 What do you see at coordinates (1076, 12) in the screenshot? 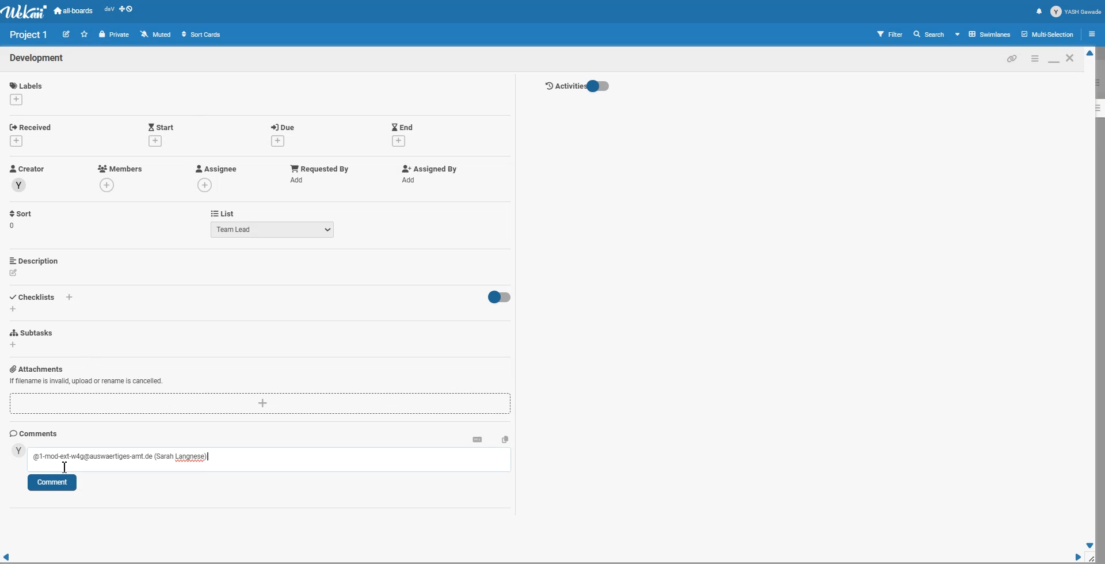
I see `Profile` at bounding box center [1076, 12].